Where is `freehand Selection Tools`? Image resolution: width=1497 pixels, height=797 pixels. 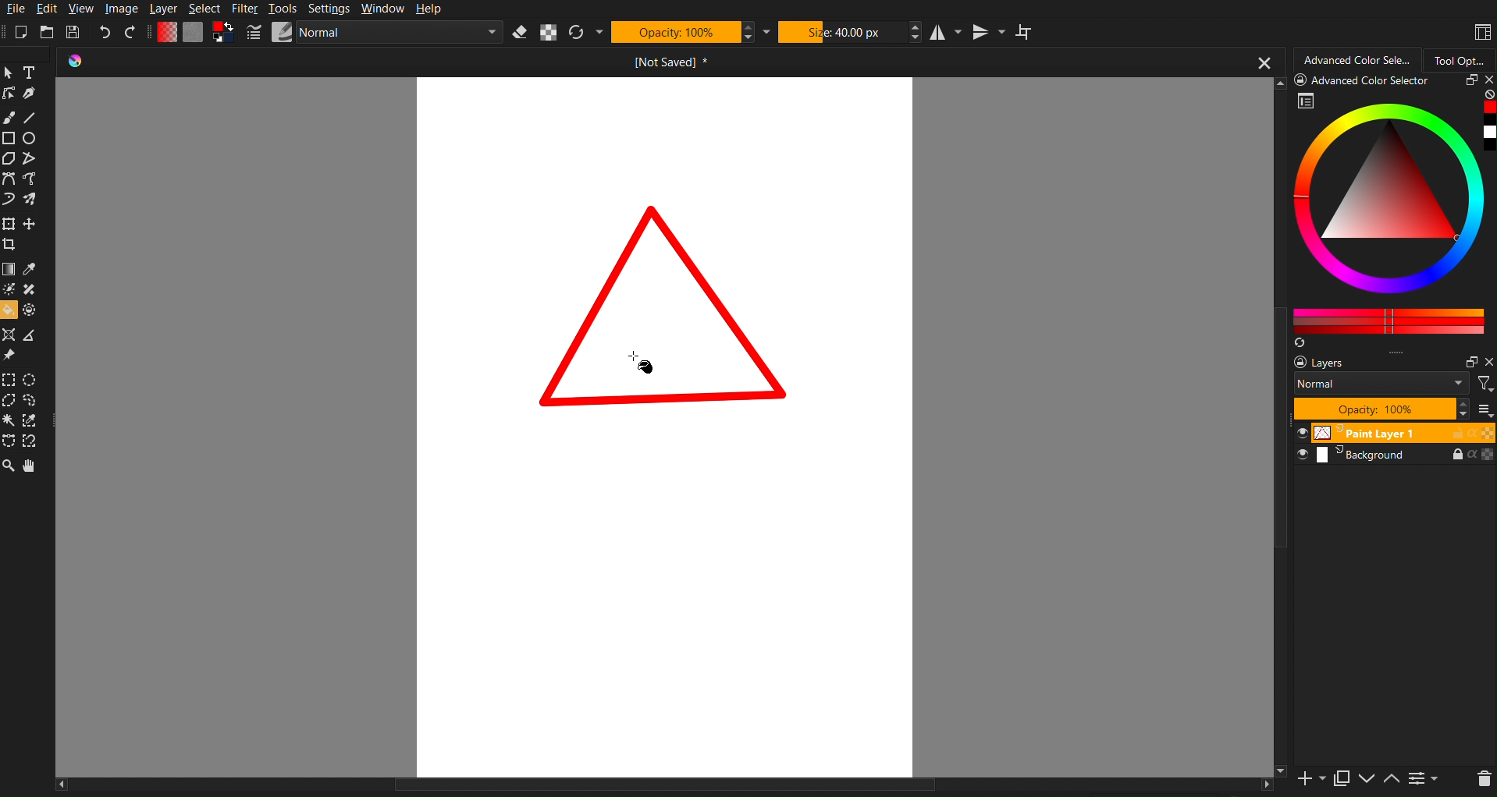
freehand Selection Tools is located at coordinates (36, 401).